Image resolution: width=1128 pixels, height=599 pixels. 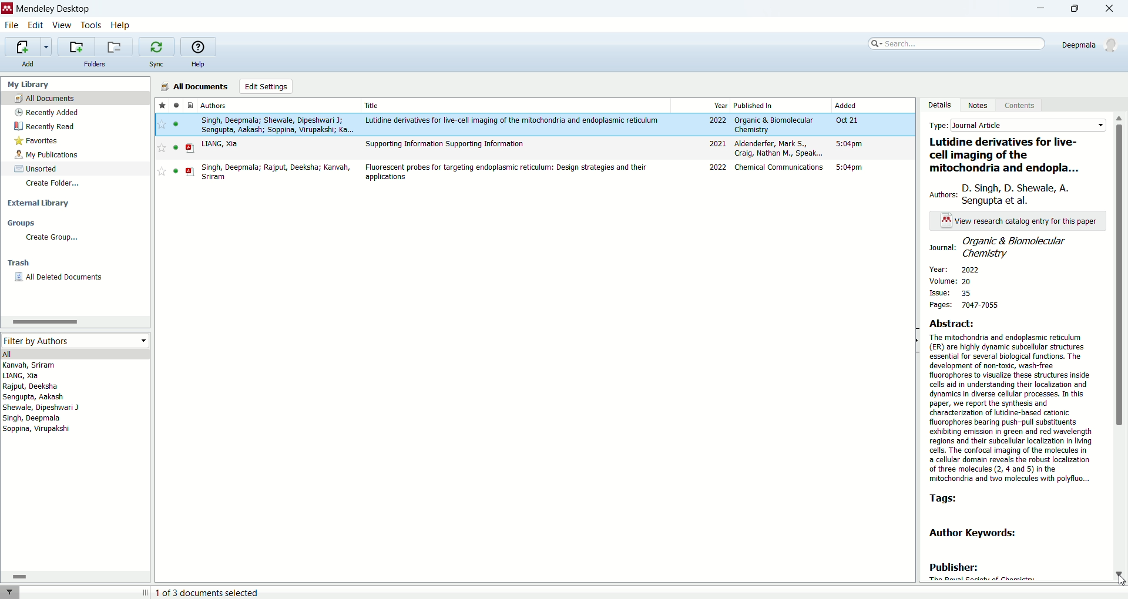 What do you see at coordinates (718, 120) in the screenshot?
I see `2022` at bounding box center [718, 120].